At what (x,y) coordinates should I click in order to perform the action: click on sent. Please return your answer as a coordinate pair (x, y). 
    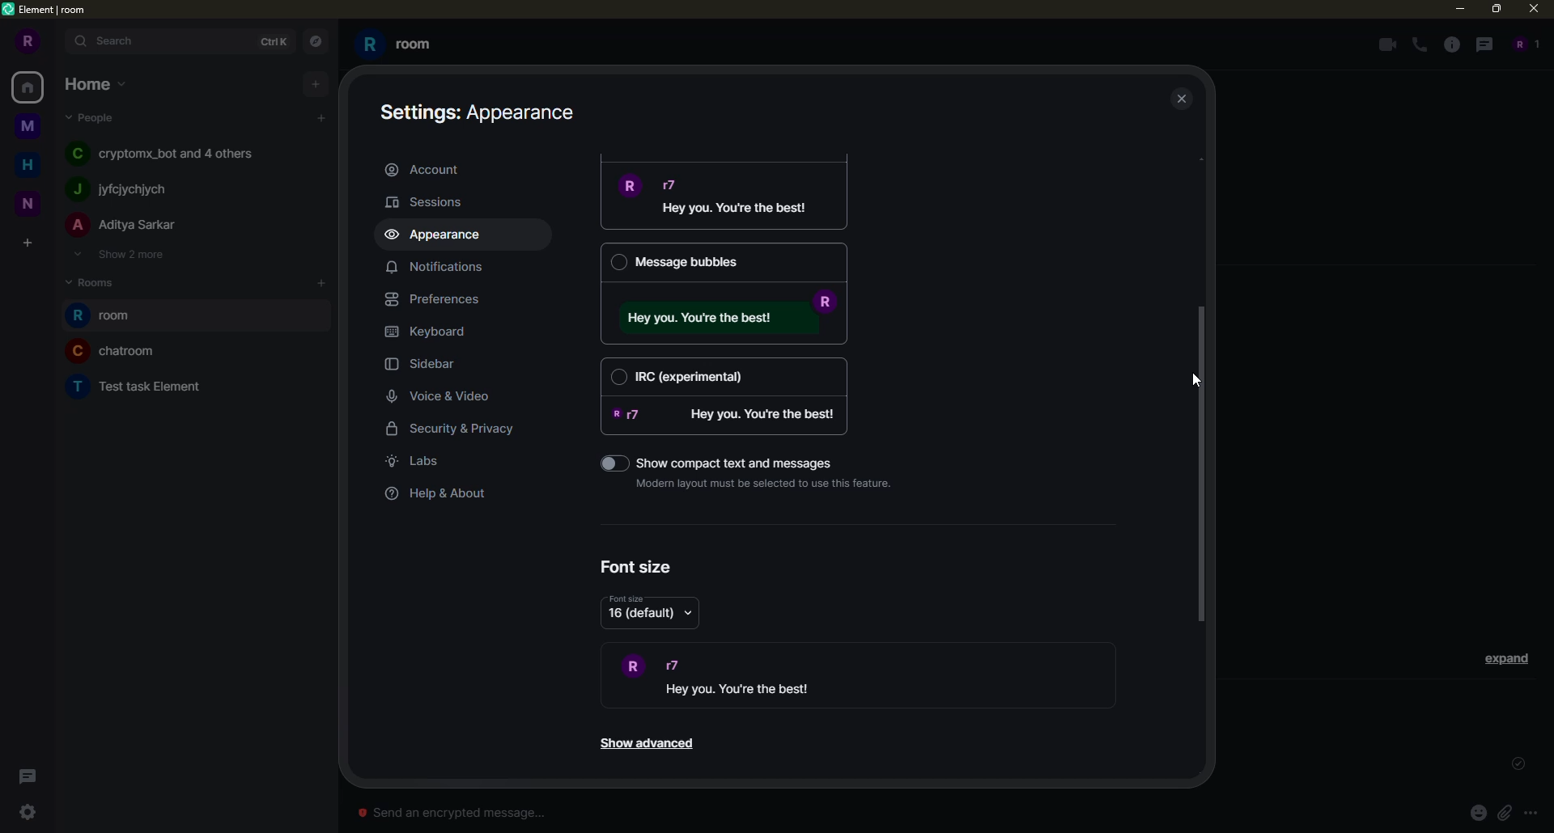
    Looking at the image, I should click on (1515, 764).